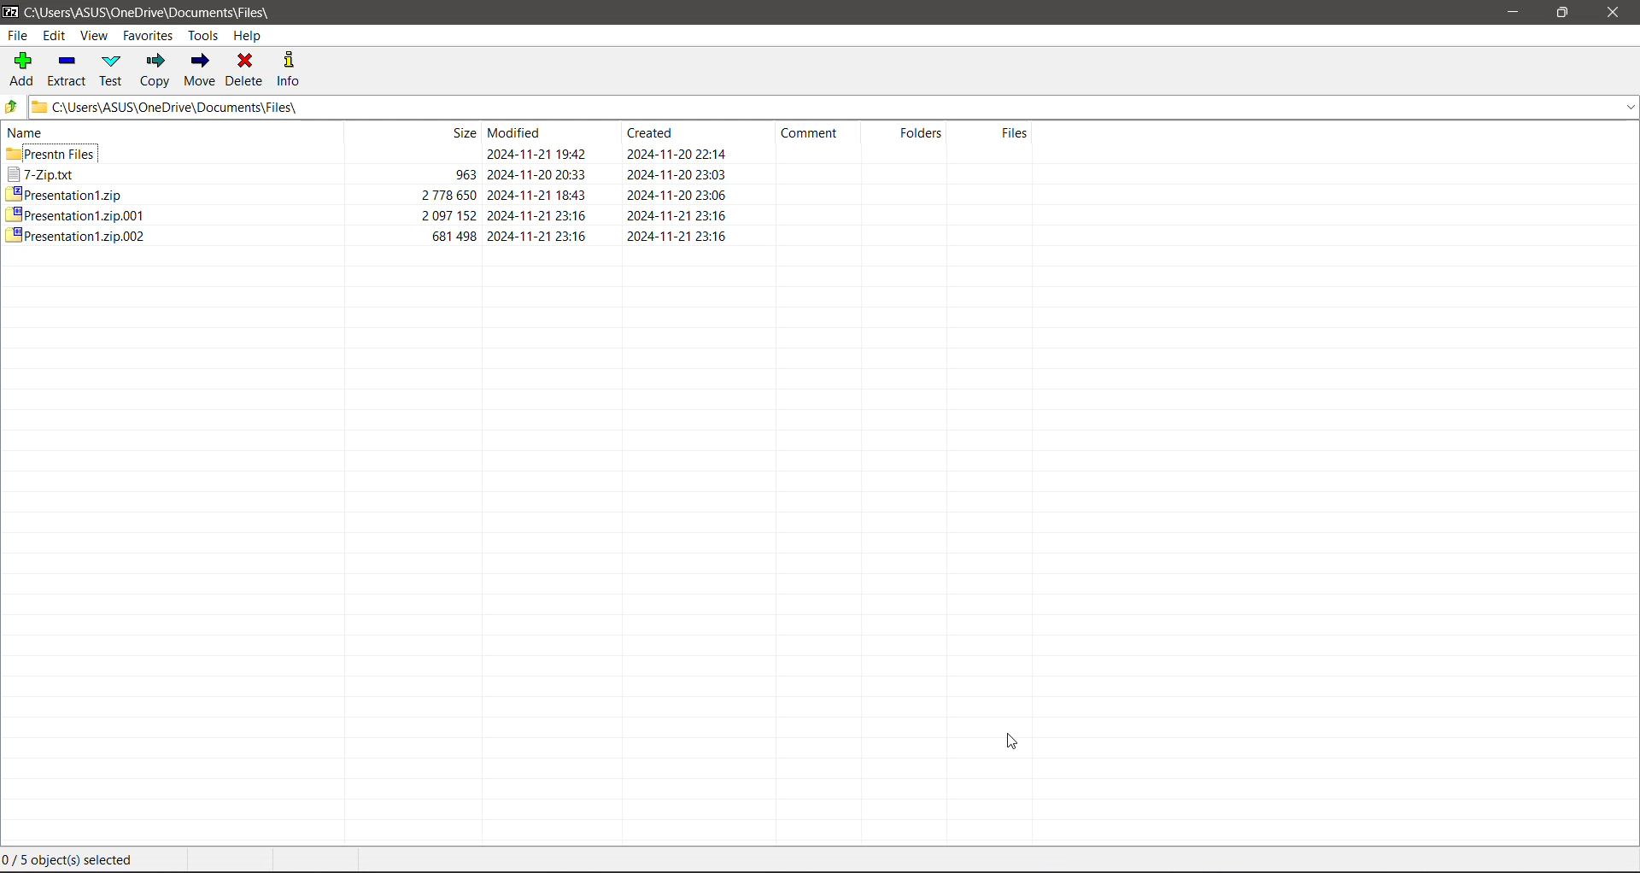 This screenshot has width=1640, height=873. I want to click on Delete, so click(244, 70).